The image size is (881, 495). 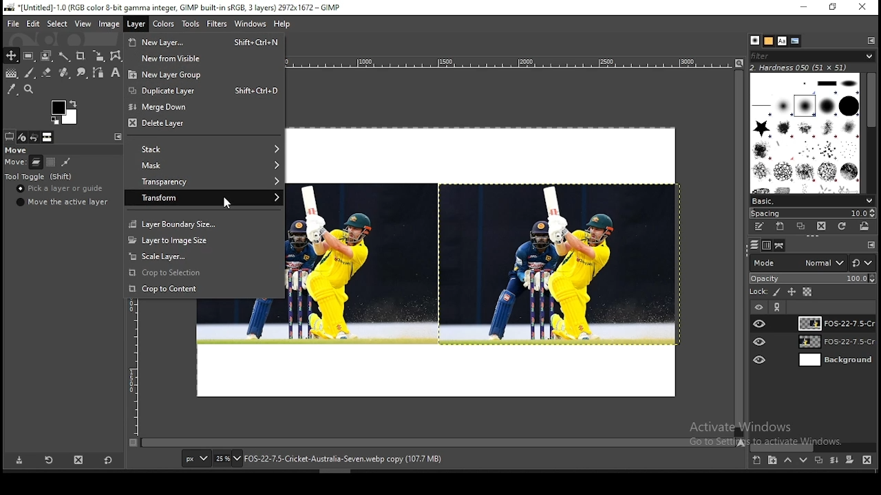 What do you see at coordinates (64, 112) in the screenshot?
I see `colors` at bounding box center [64, 112].